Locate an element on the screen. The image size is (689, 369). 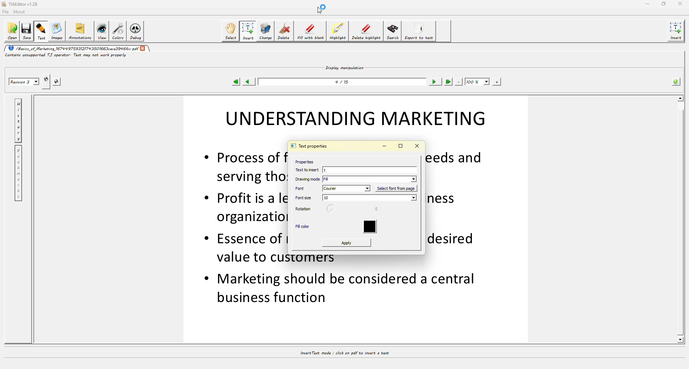
first page is located at coordinates (236, 82).